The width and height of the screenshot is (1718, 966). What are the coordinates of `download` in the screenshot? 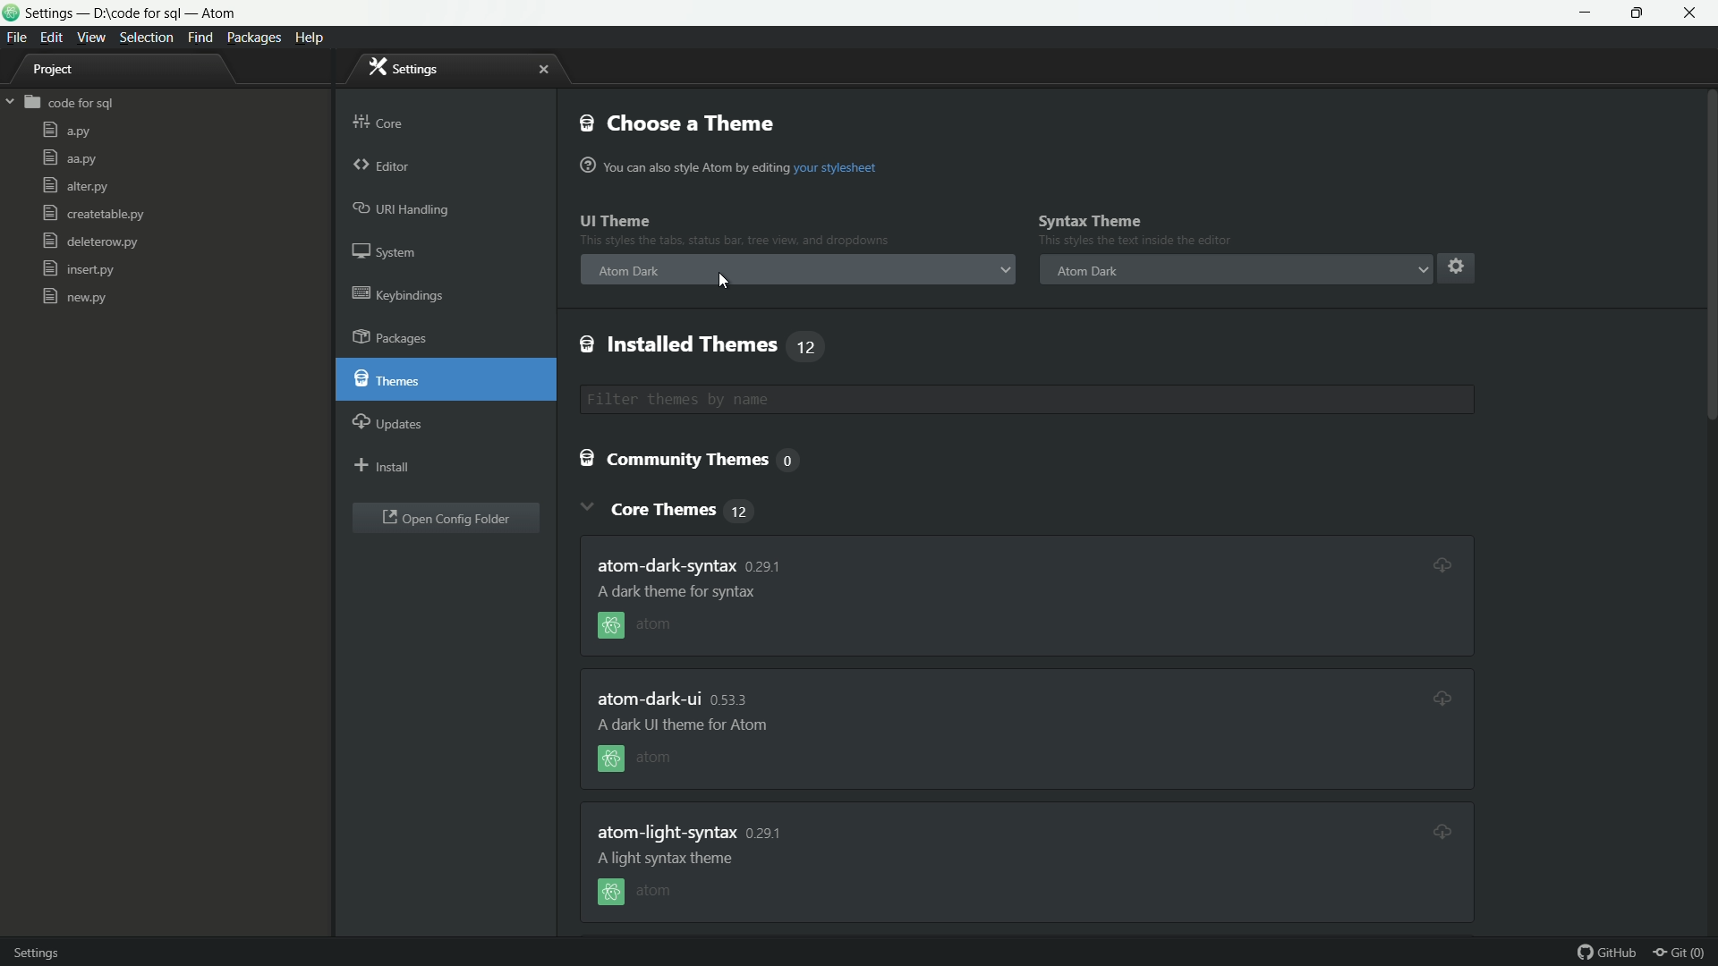 It's located at (1432, 562).